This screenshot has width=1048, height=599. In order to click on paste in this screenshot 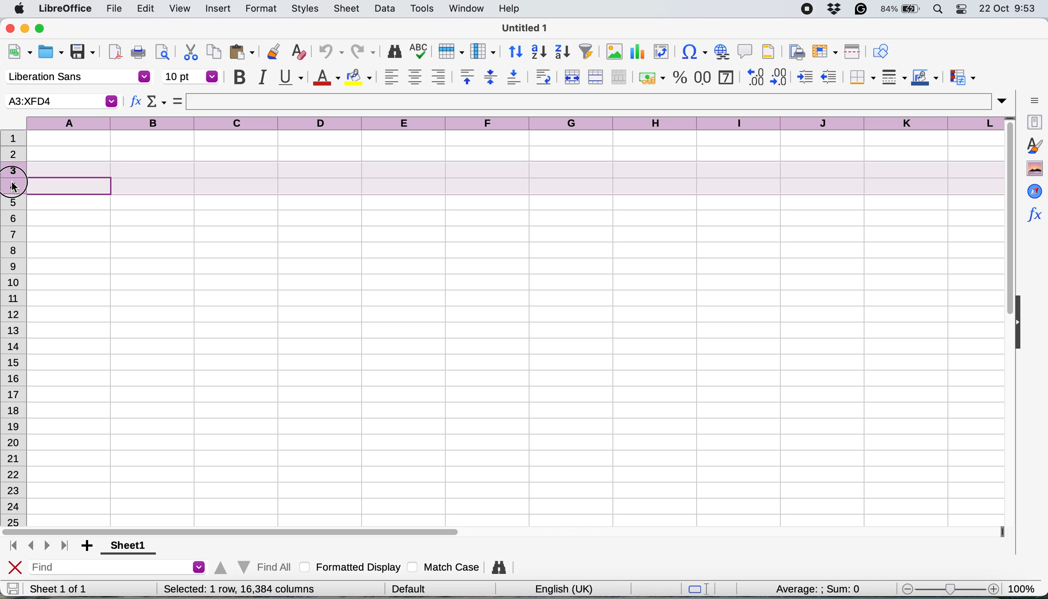, I will do `click(242, 51)`.